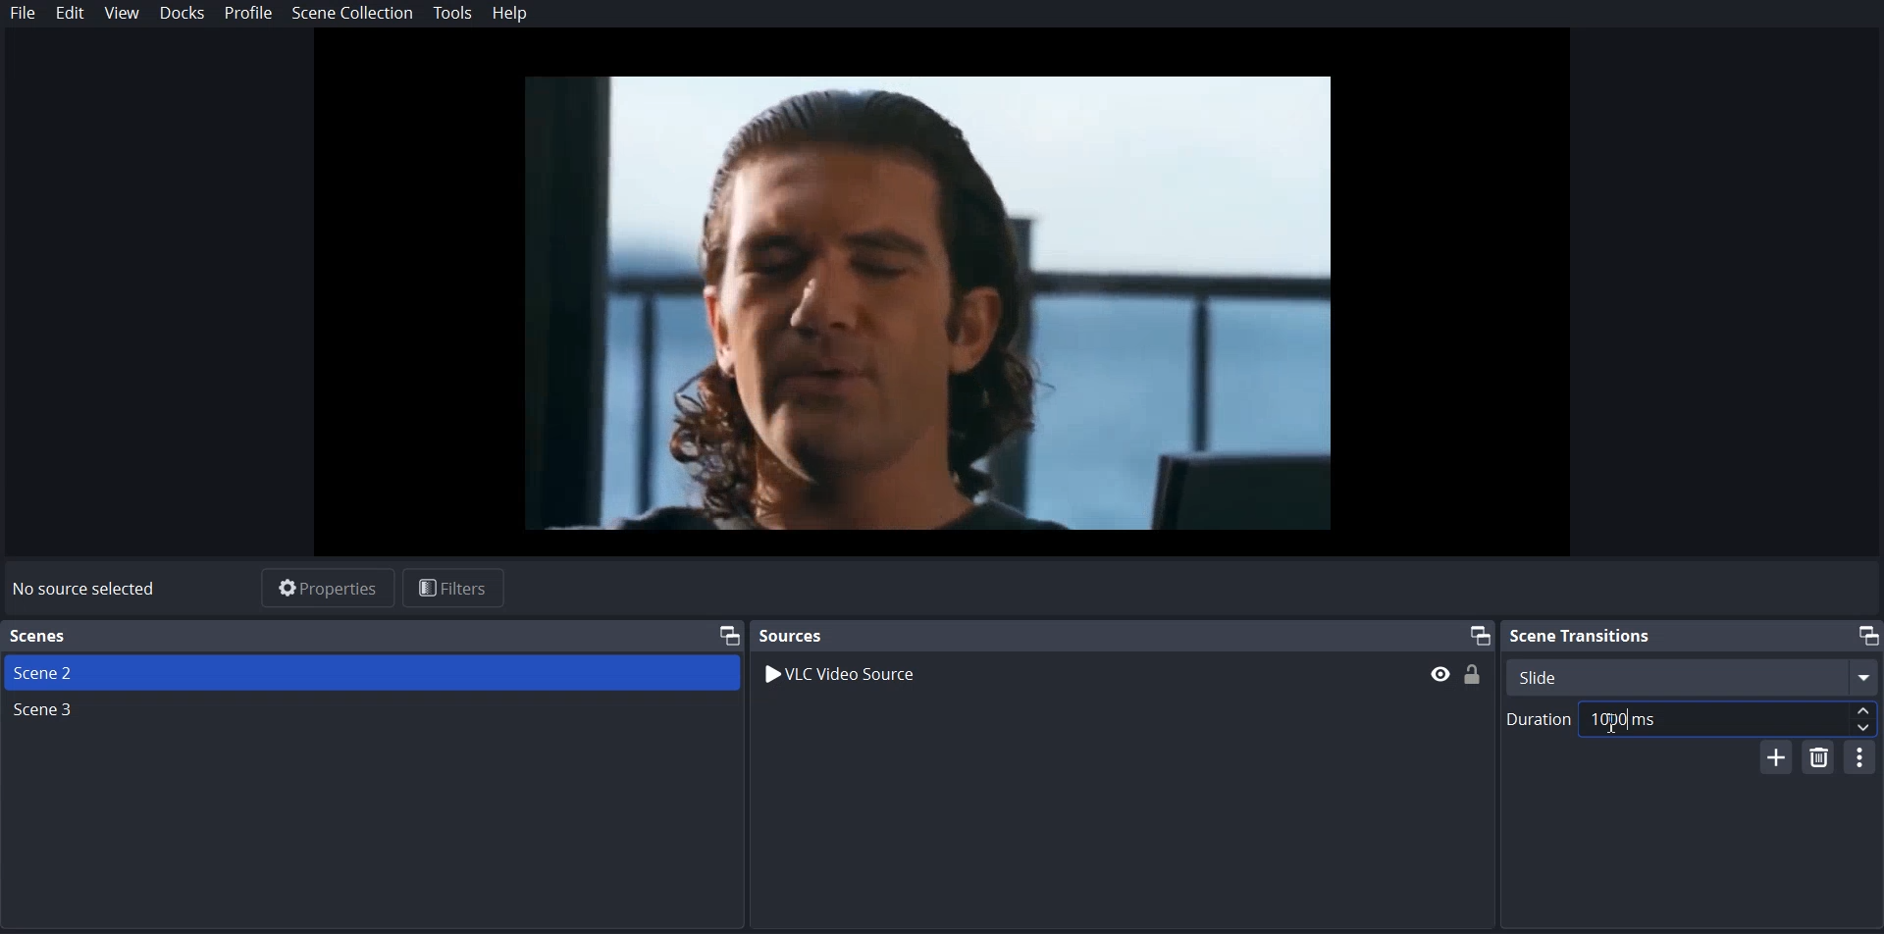  I want to click on No source selected, so click(85, 591).